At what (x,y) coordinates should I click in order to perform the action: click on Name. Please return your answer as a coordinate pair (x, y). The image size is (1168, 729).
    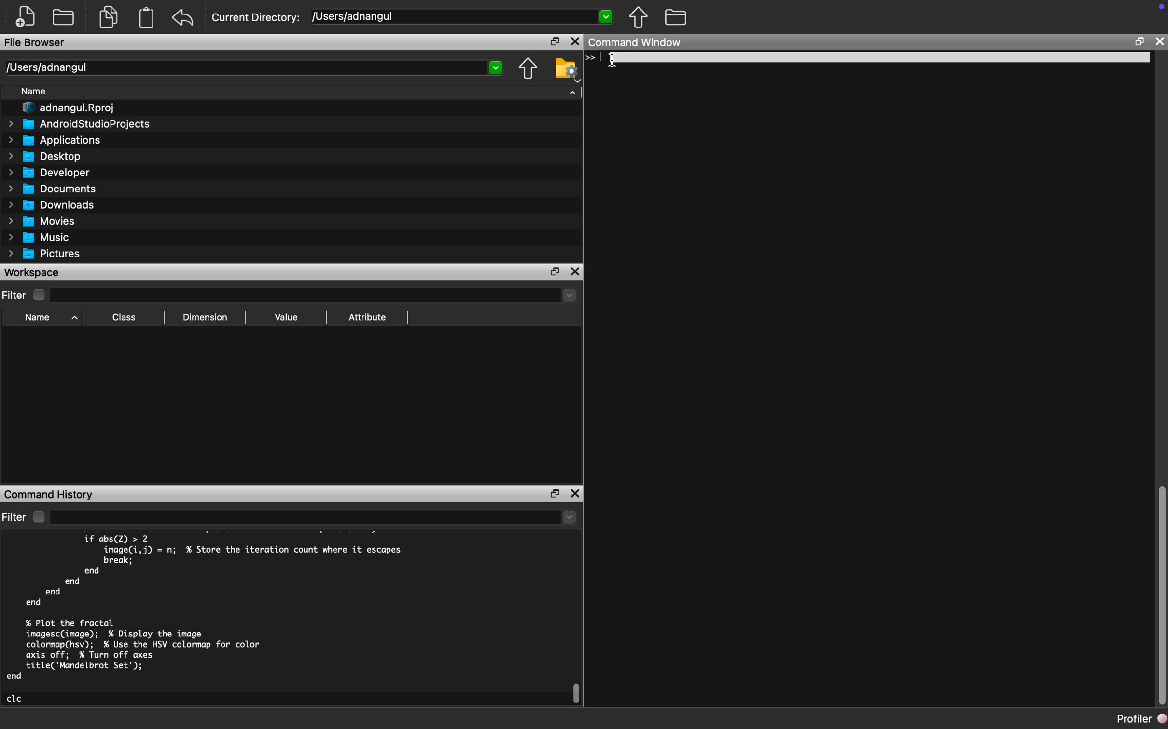
    Looking at the image, I should click on (33, 91).